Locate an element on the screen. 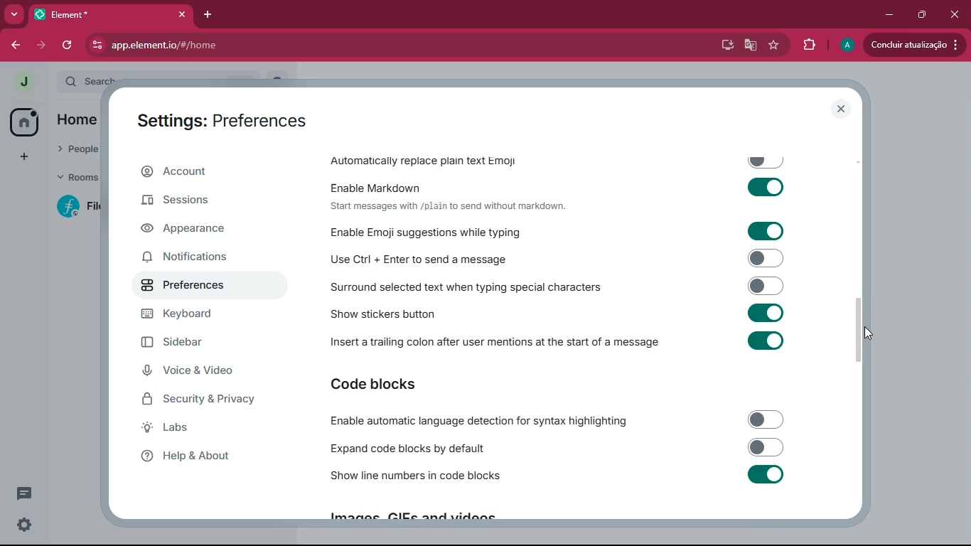 This screenshot has width=971, height=546. more is located at coordinates (15, 14).